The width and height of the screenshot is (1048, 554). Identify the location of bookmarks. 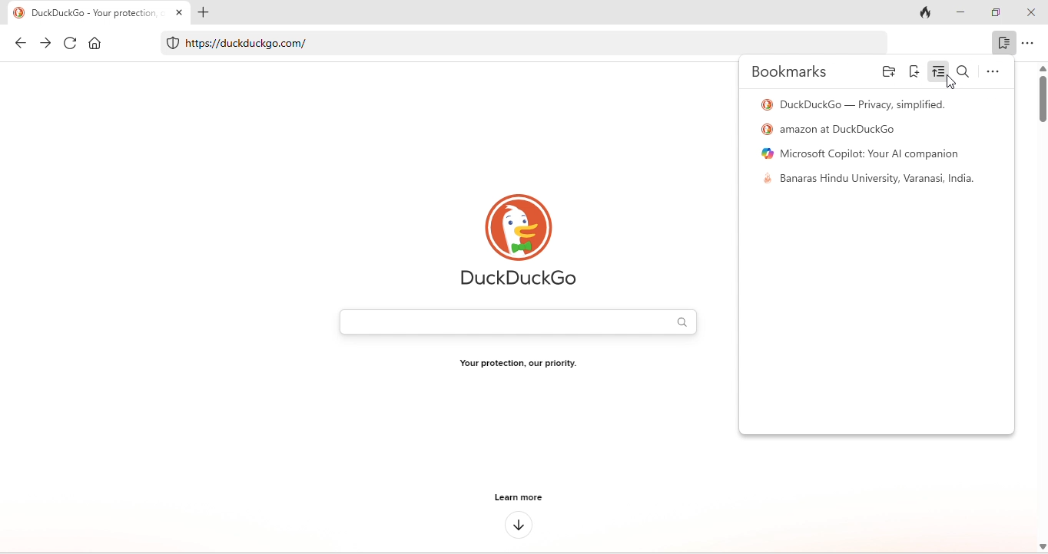
(792, 74).